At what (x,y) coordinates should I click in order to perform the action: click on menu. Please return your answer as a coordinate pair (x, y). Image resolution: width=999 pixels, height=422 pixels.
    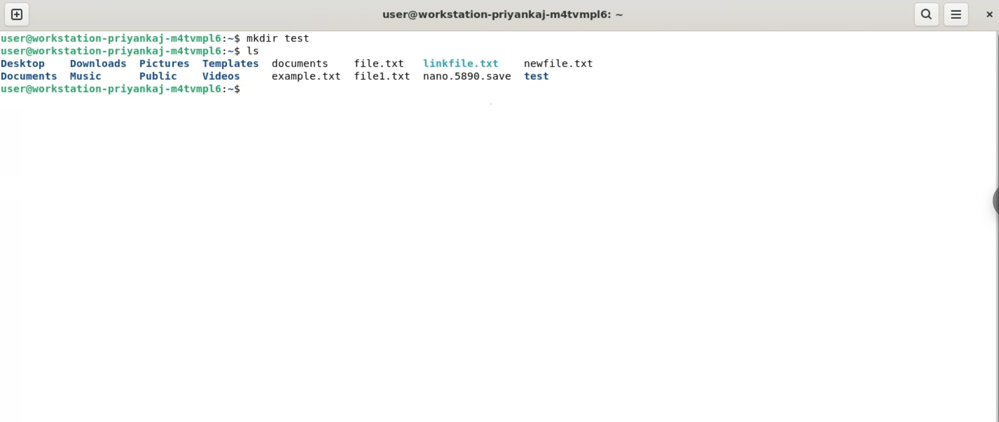
    Looking at the image, I should click on (957, 14).